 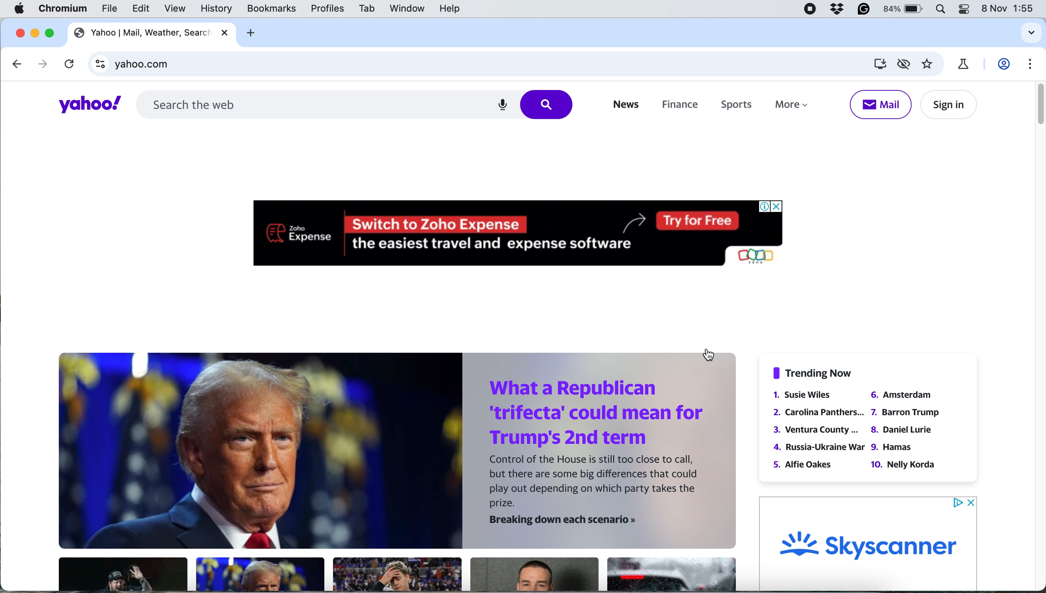 I want to click on speech search, so click(x=502, y=105).